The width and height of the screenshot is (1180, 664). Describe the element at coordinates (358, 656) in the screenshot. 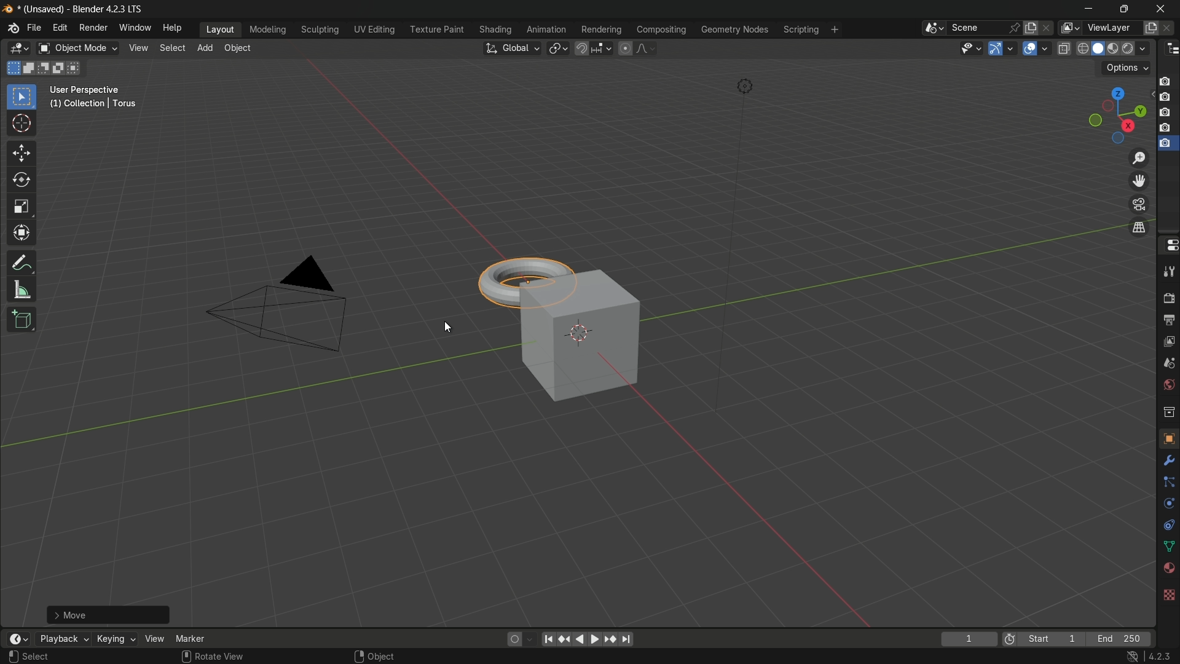

I see `right click mouse` at that location.